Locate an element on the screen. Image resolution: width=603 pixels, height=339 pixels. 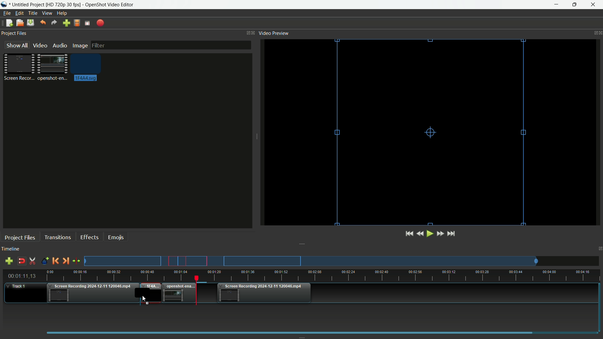
Effects is located at coordinates (89, 237).